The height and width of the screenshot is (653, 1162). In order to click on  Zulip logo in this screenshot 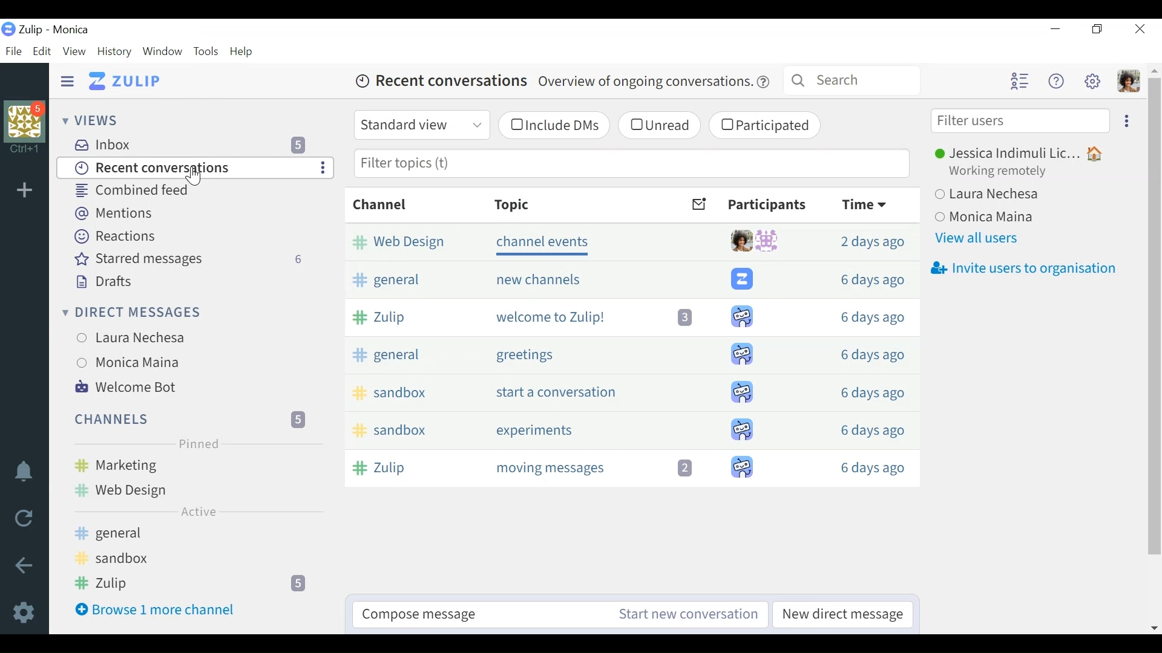, I will do `click(9, 29)`.